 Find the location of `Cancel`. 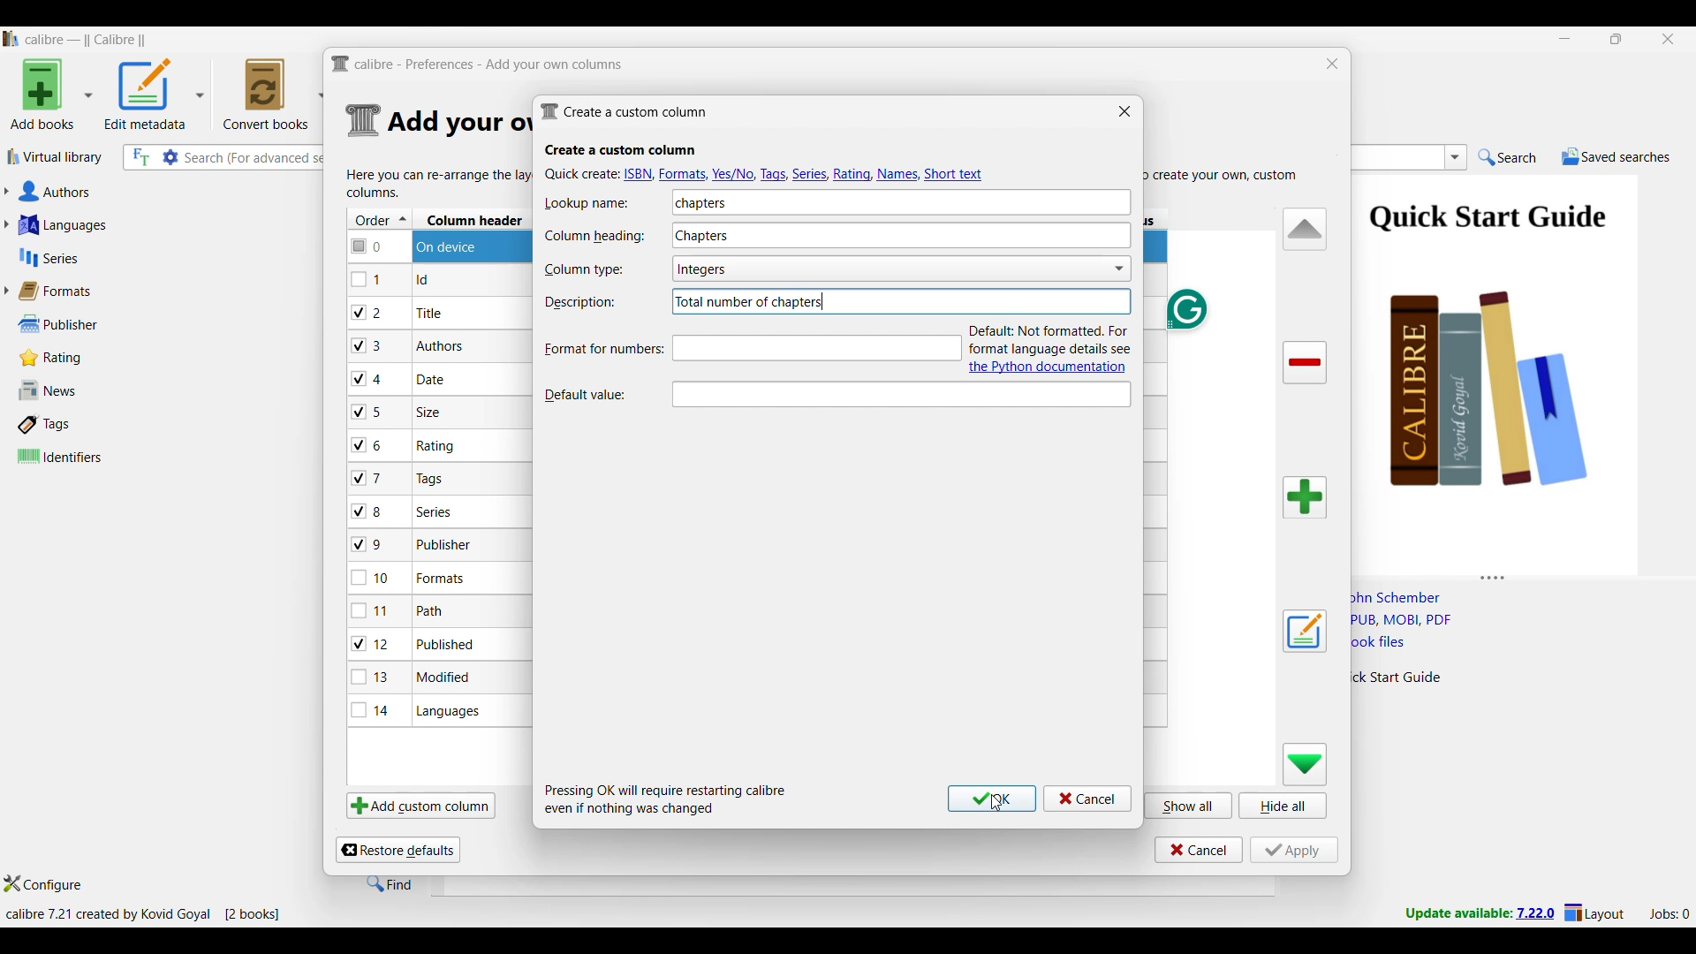

Cancel is located at coordinates (1199, 850).